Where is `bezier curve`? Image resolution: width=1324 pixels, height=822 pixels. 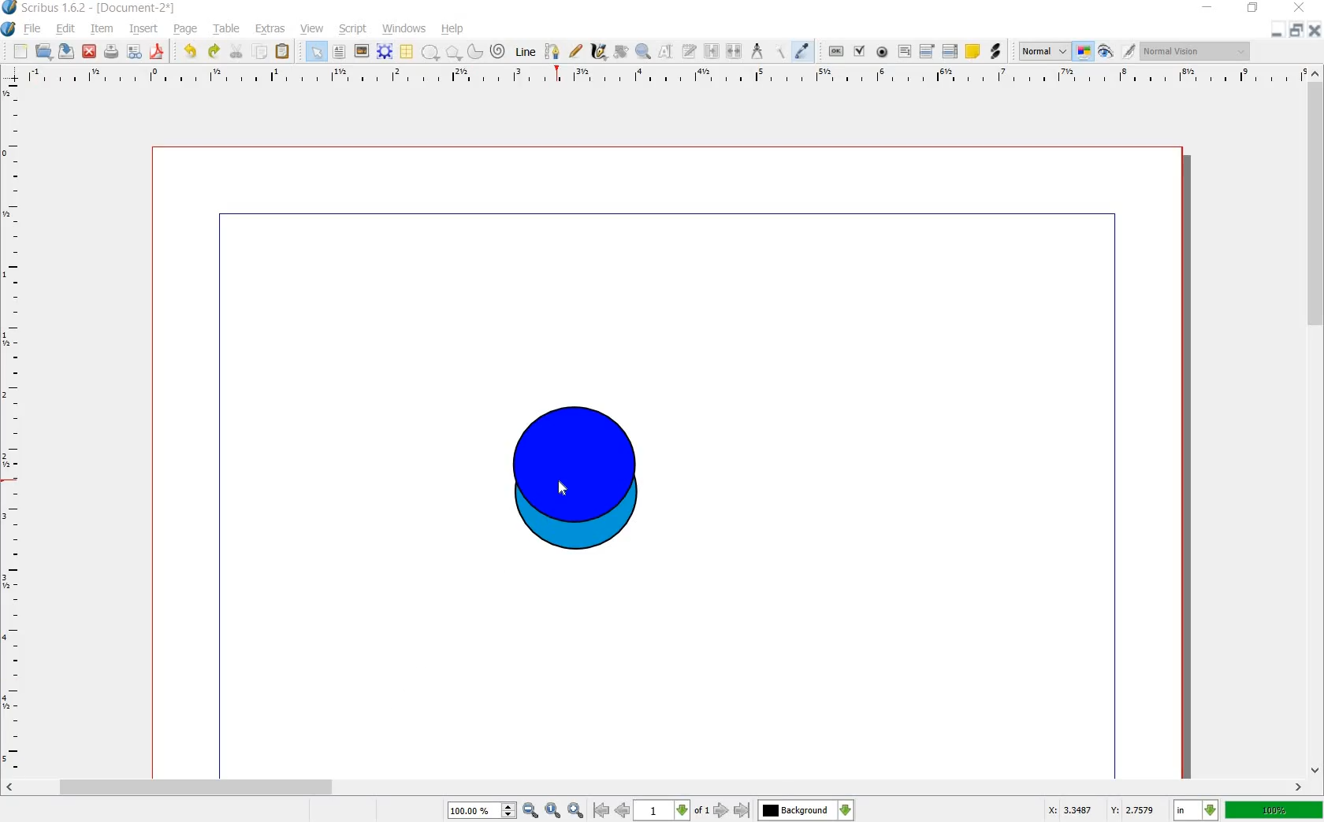
bezier curve is located at coordinates (552, 52).